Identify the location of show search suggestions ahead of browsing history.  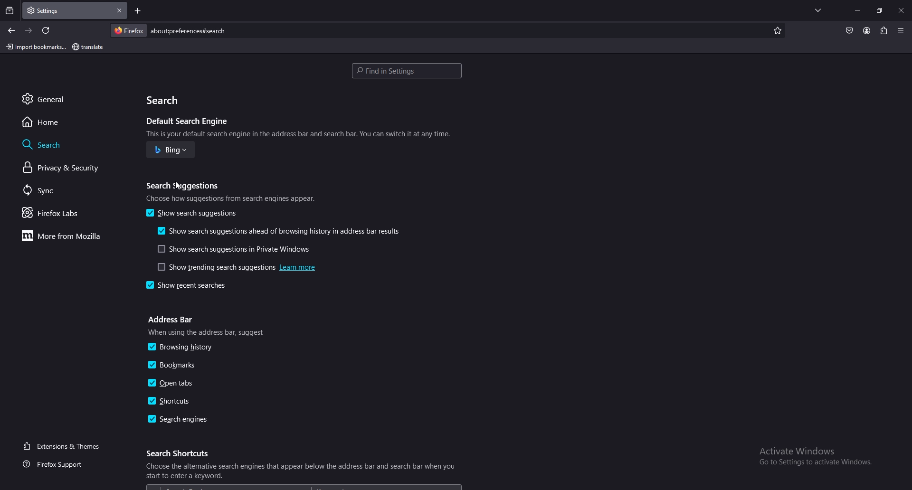
(280, 231).